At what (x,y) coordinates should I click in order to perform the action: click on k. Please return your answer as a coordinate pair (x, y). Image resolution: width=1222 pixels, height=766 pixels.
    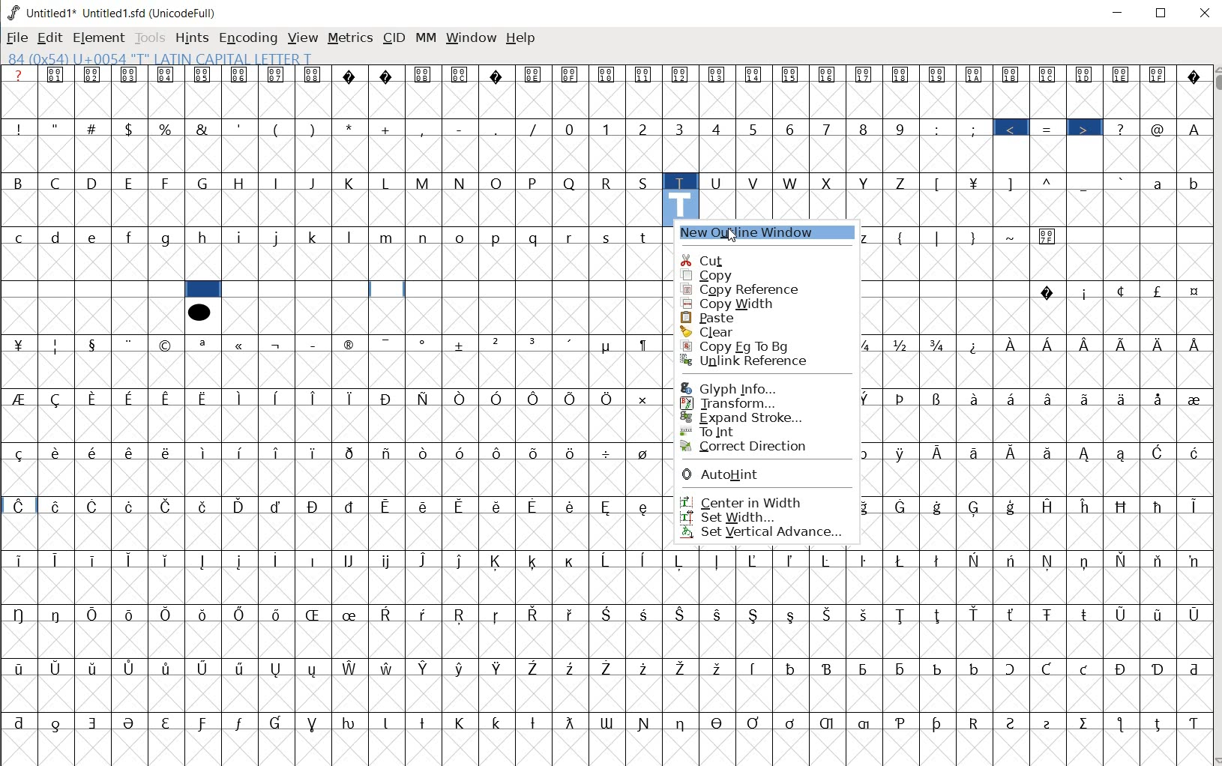
    Looking at the image, I should click on (313, 236).